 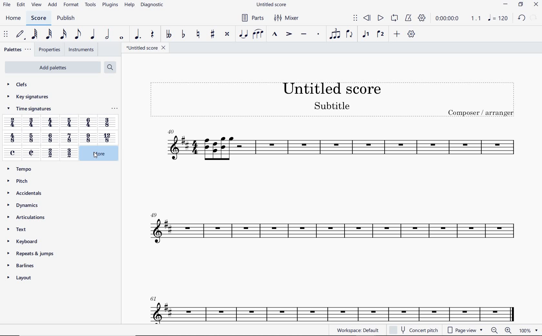 I want to click on cut time, so click(x=31, y=153).